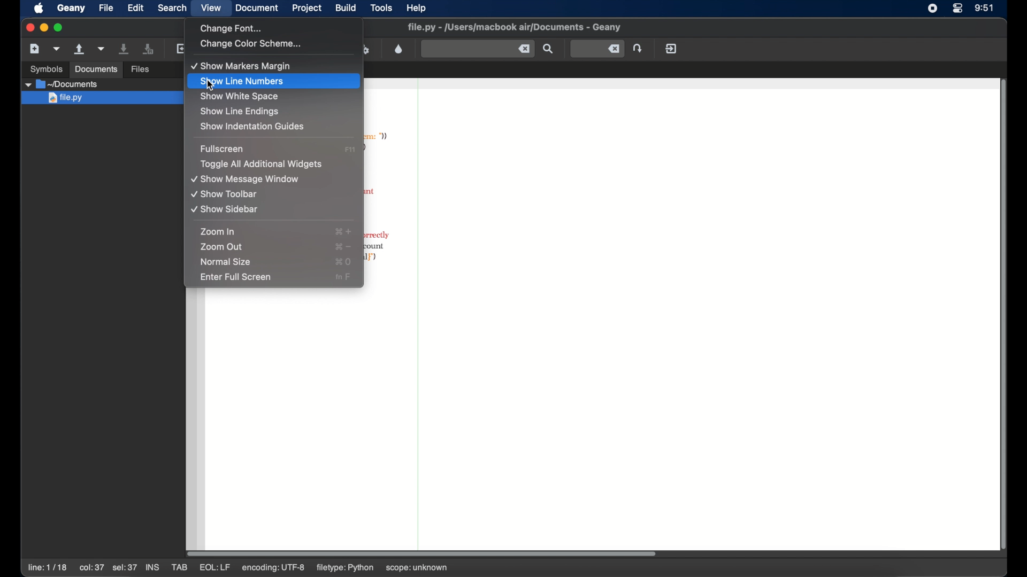 The width and height of the screenshot is (1027, 577). Describe the element at coordinates (252, 44) in the screenshot. I see `change color scheme` at that location.